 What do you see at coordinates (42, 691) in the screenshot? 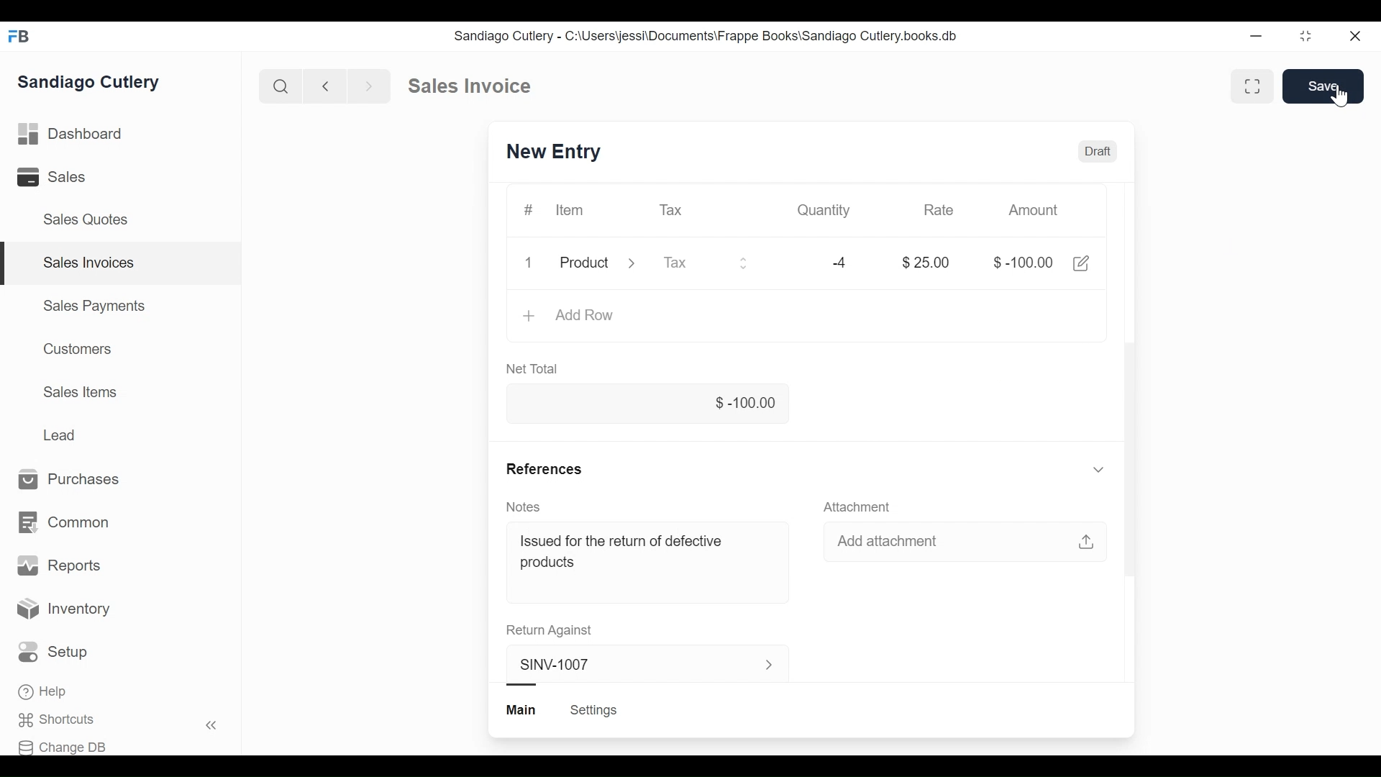
I see ` Help` at bounding box center [42, 691].